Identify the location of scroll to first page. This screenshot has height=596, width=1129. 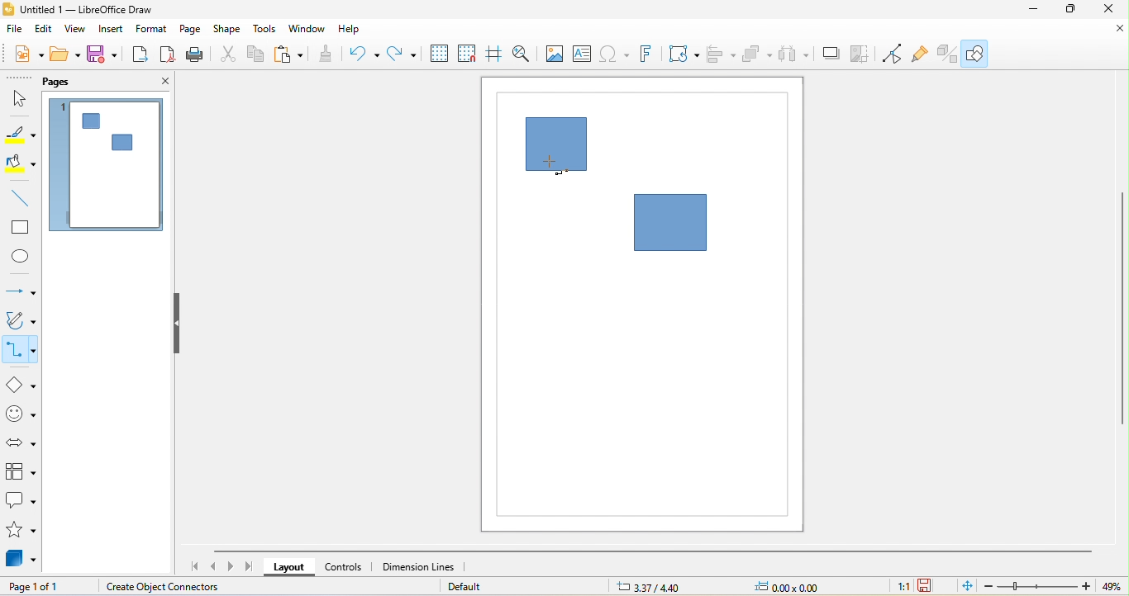
(191, 567).